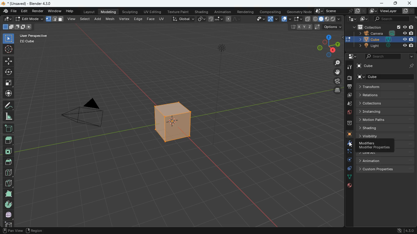 The width and height of the screenshot is (417, 234). What do you see at coordinates (228, 59) in the screenshot?
I see `light` at bounding box center [228, 59].